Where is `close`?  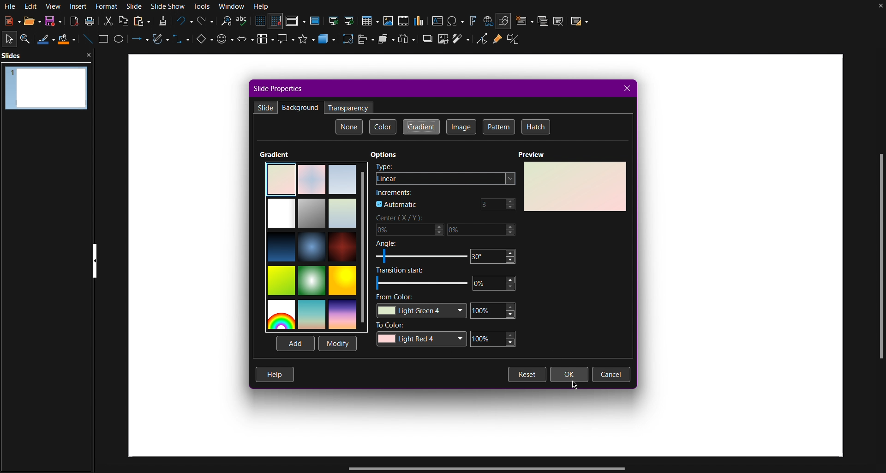
close is located at coordinates (91, 55).